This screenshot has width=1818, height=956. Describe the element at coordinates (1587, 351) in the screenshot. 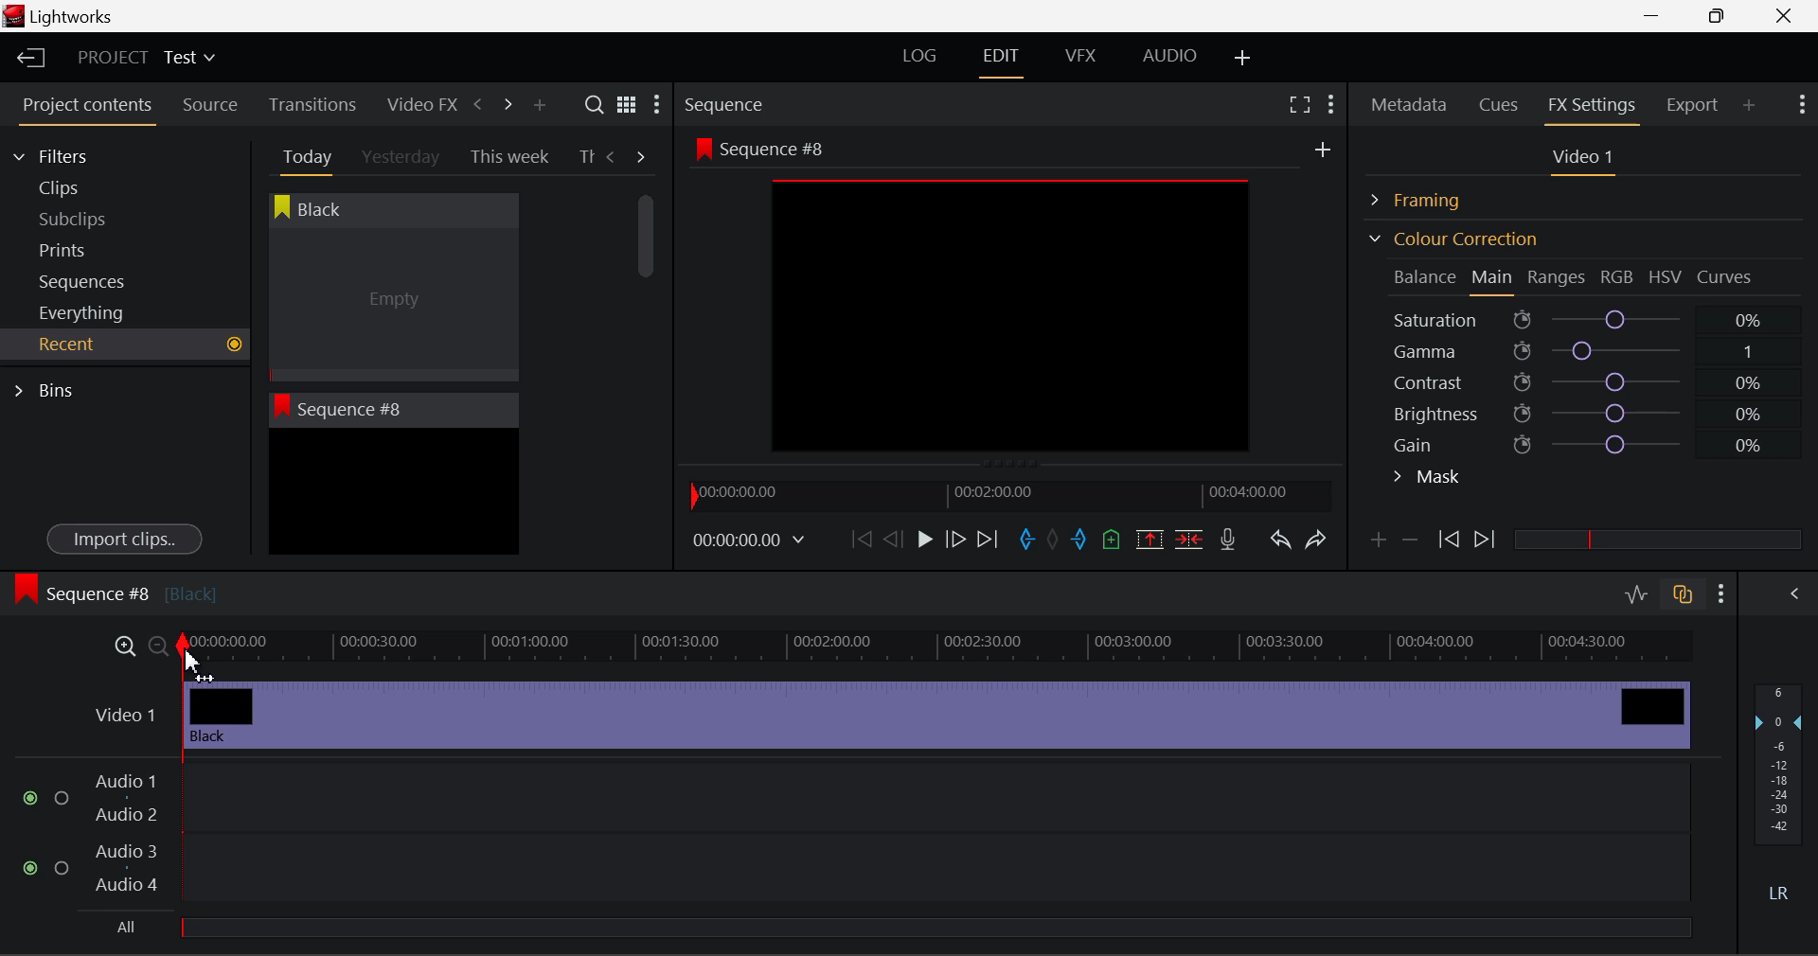

I see `Gamma` at that location.